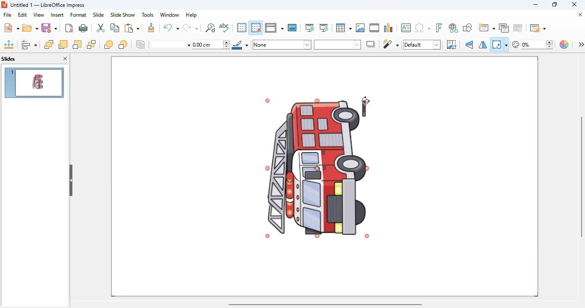 Image resolution: width=585 pixels, height=308 pixels. What do you see at coordinates (454, 28) in the screenshot?
I see `insert hyperlink` at bounding box center [454, 28].